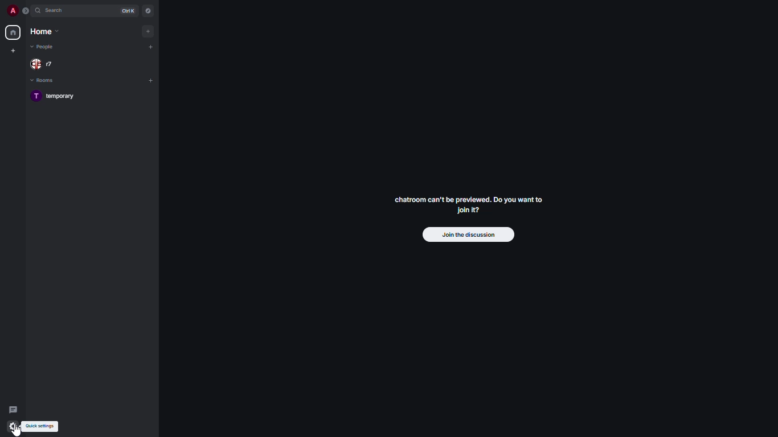 This screenshot has width=778, height=437. Describe the element at coordinates (45, 81) in the screenshot. I see `rooms` at that location.